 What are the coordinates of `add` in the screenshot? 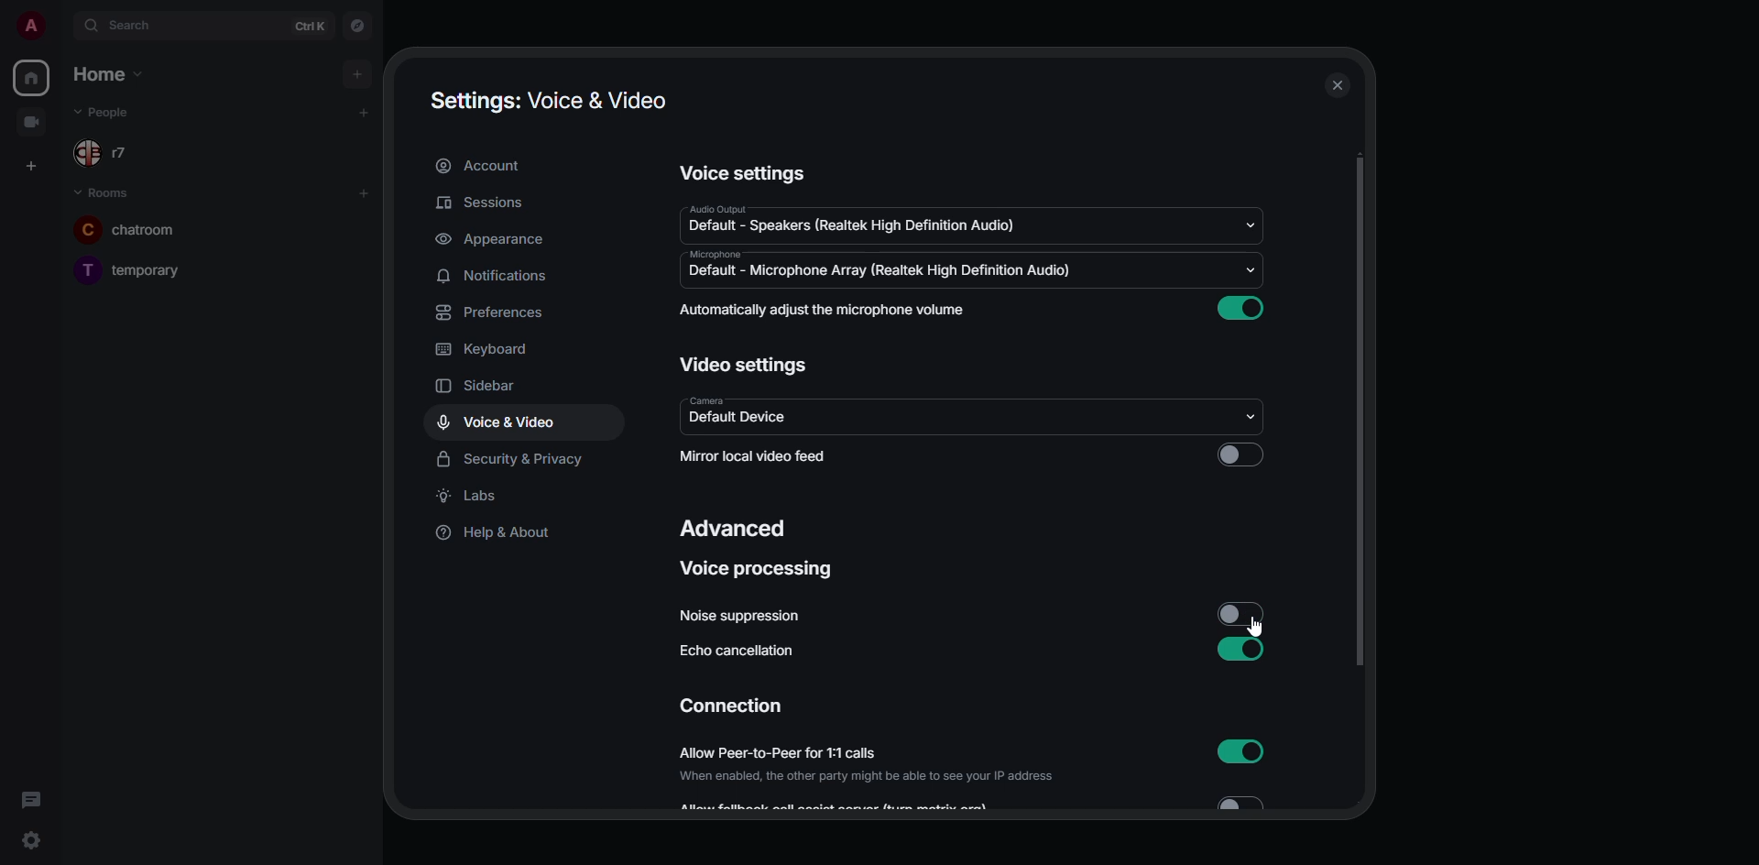 It's located at (363, 113).